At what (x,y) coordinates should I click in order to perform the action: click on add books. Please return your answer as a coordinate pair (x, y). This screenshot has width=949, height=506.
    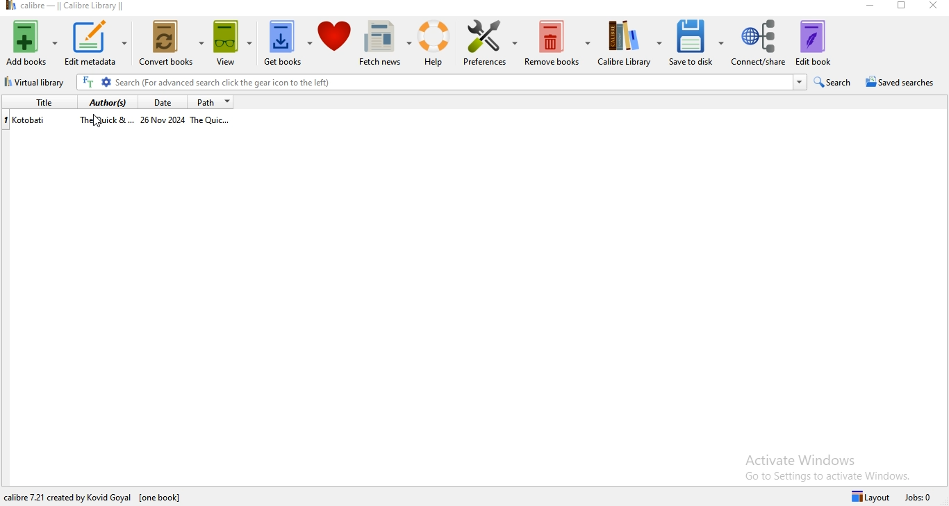
    Looking at the image, I should click on (32, 42).